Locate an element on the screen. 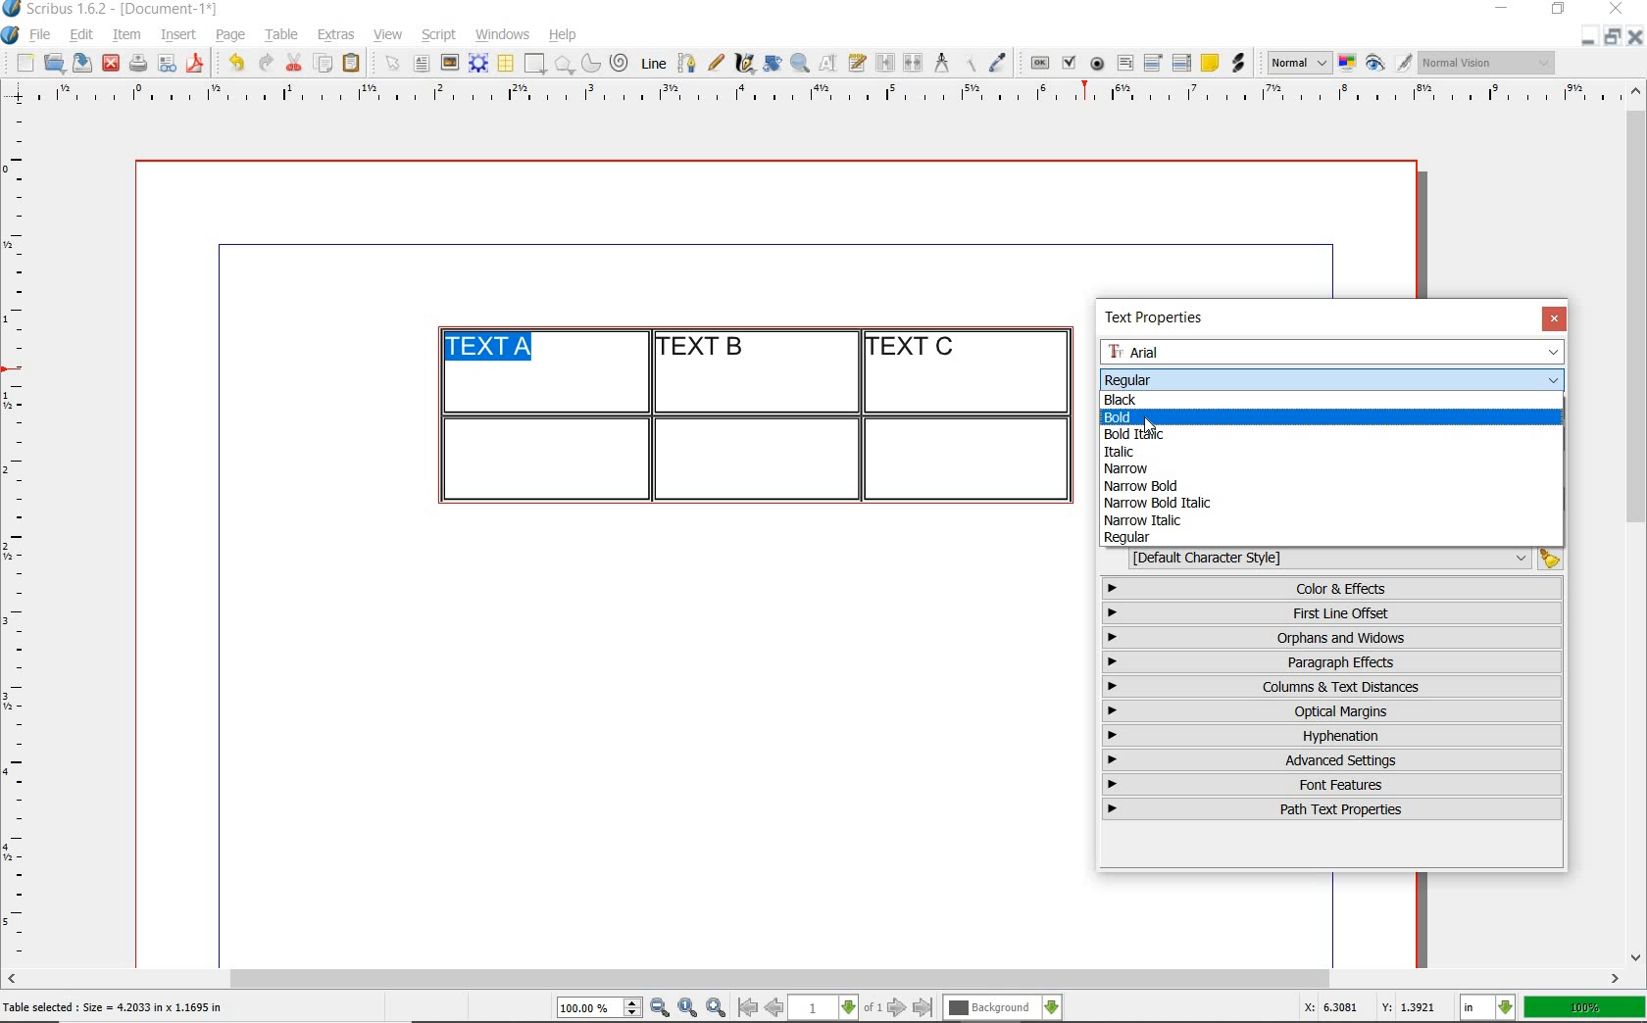 This screenshot has width=1647, height=1023. 100% is located at coordinates (1586, 1007).